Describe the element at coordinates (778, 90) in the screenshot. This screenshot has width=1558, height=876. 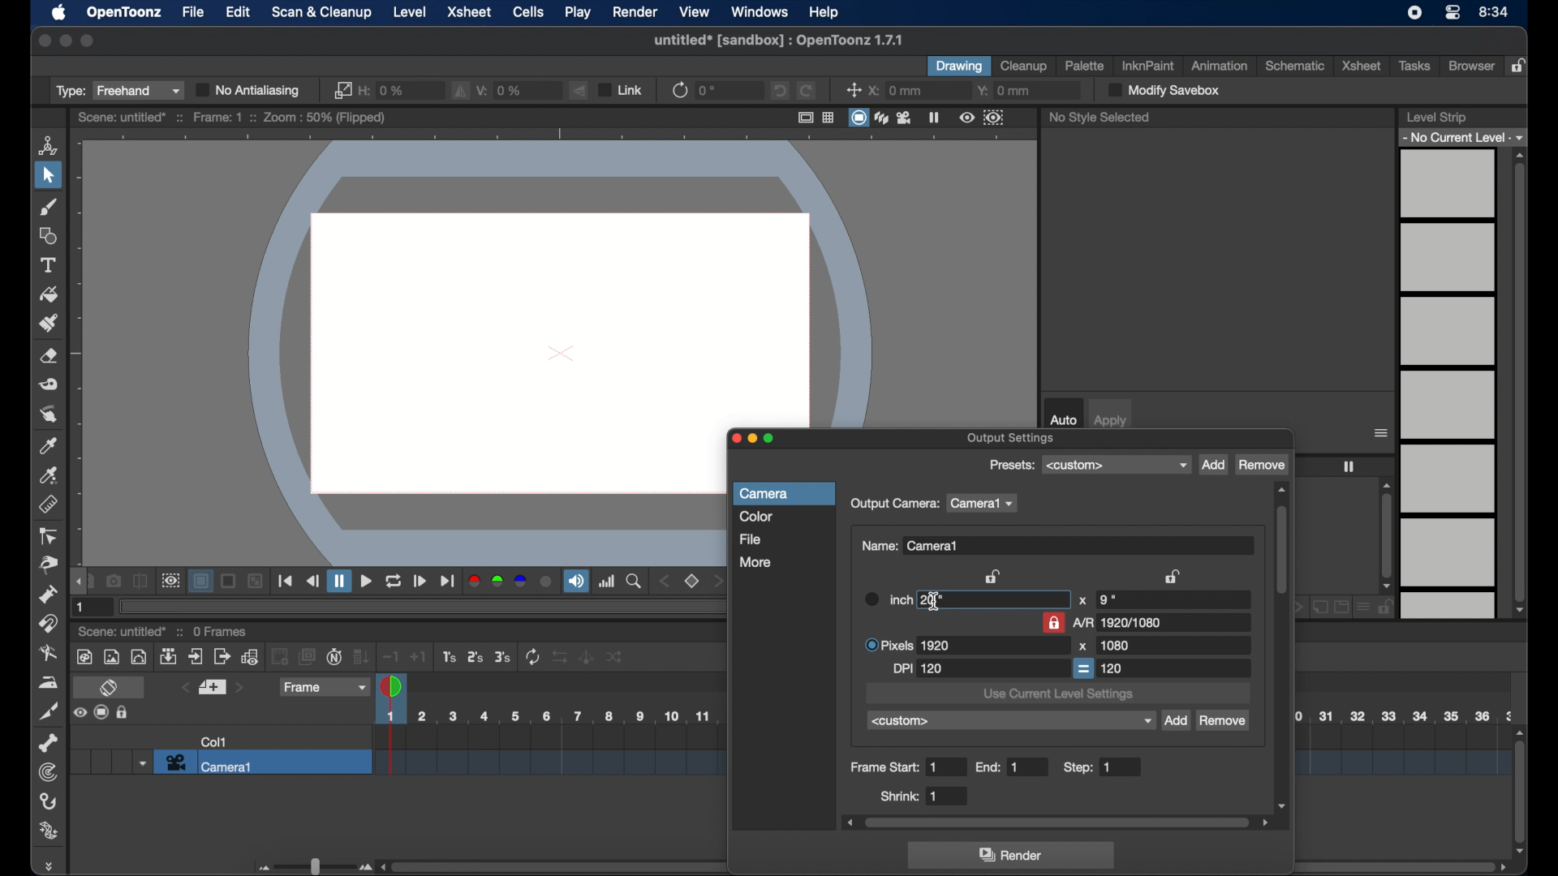
I see `undo` at that location.